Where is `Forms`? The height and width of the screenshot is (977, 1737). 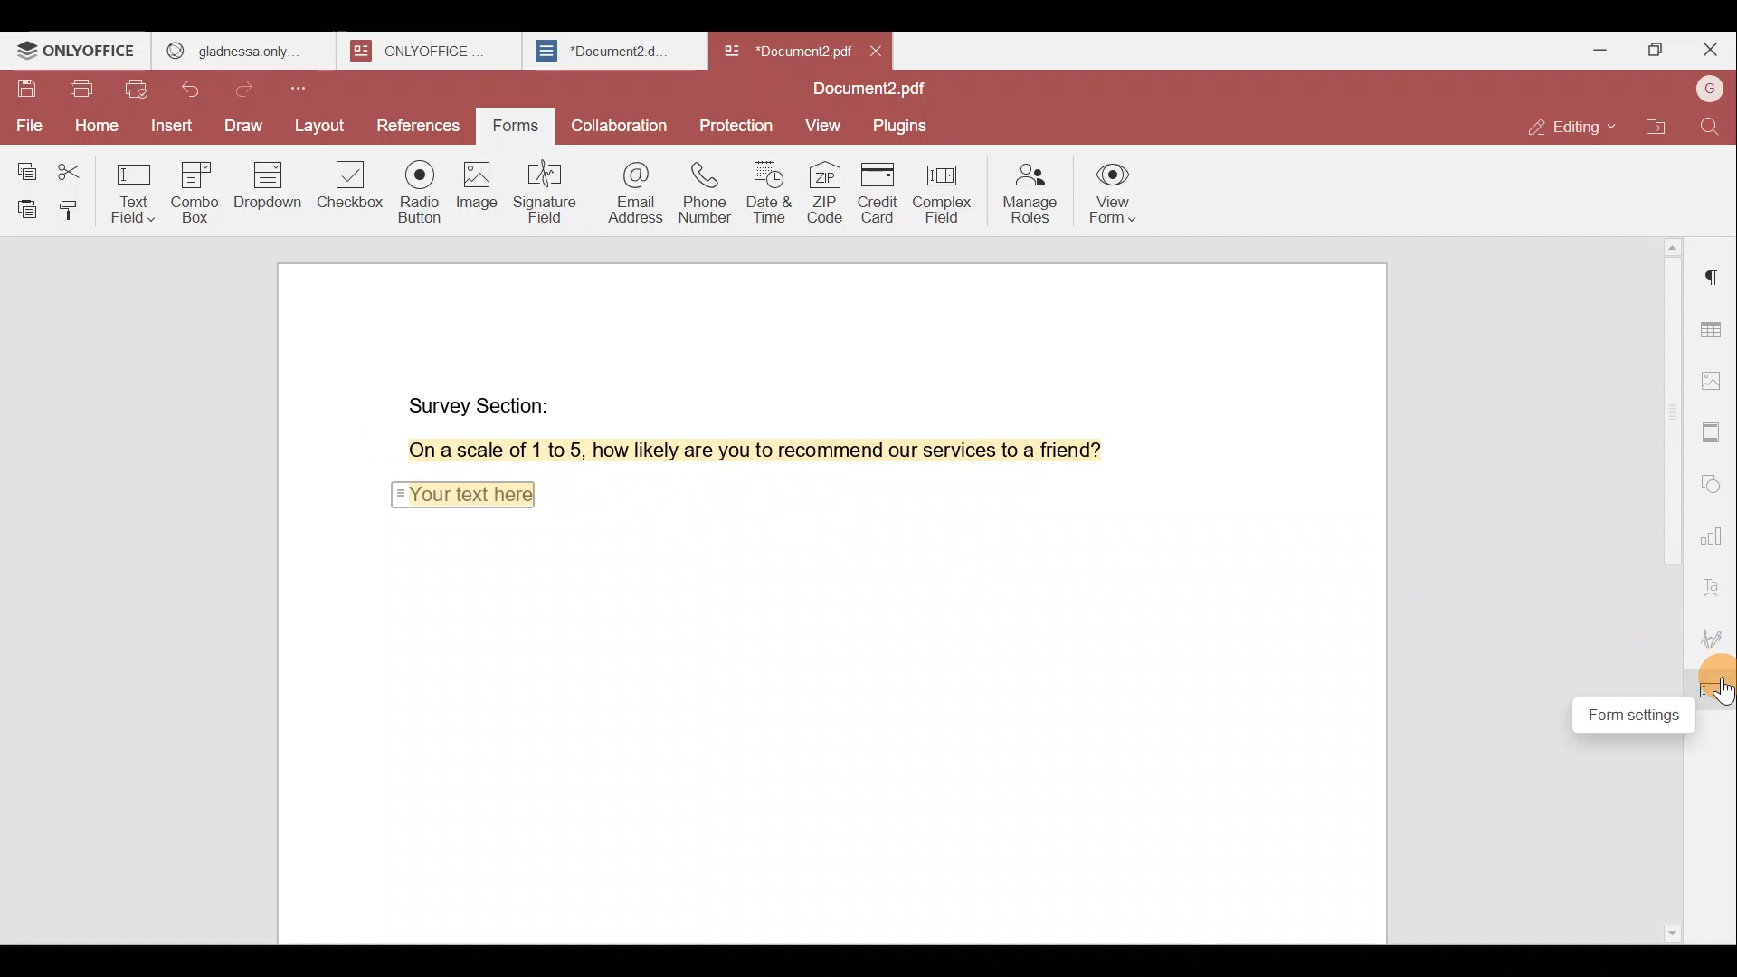
Forms is located at coordinates (517, 127).